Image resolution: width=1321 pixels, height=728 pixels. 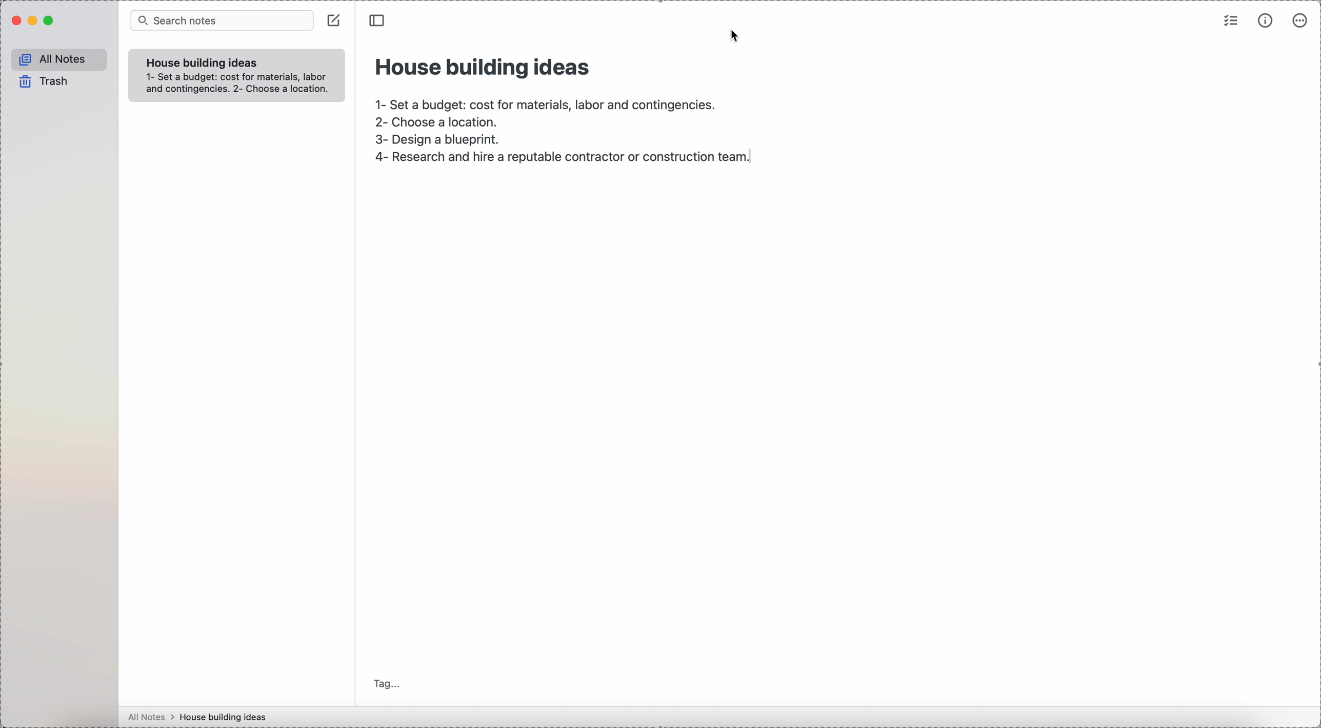 I want to click on close Simplenote, so click(x=16, y=21).